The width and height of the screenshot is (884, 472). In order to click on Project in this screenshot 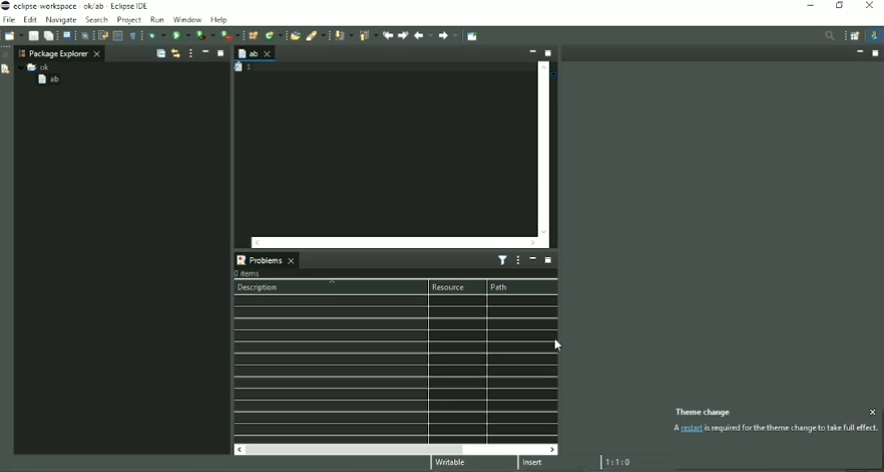, I will do `click(130, 21)`.